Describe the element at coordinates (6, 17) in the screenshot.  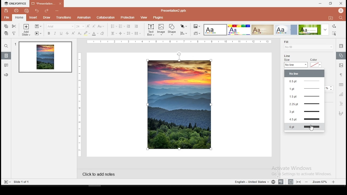
I see `file` at that location.